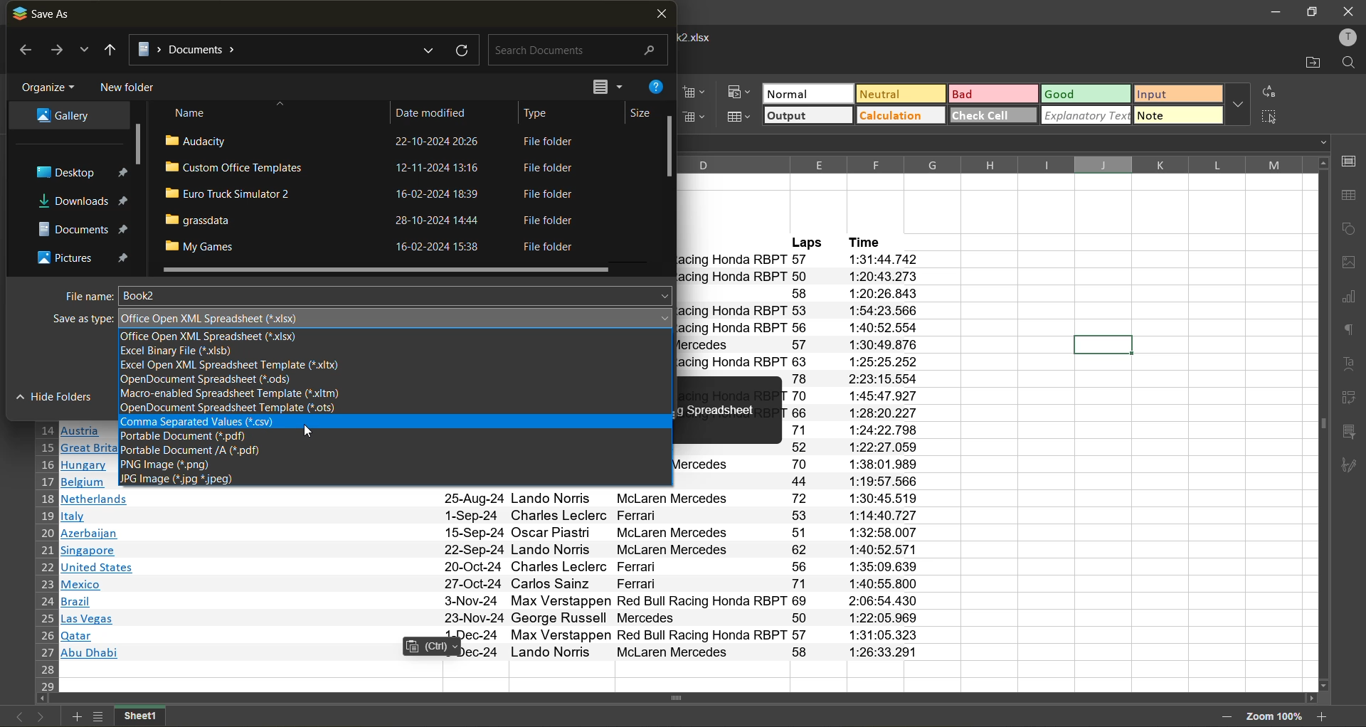 The height and width of the screenshot is (727, 1366). Describe the element at coordinates (1226, 718) in the screenshot. I see `zoom out` at that location.